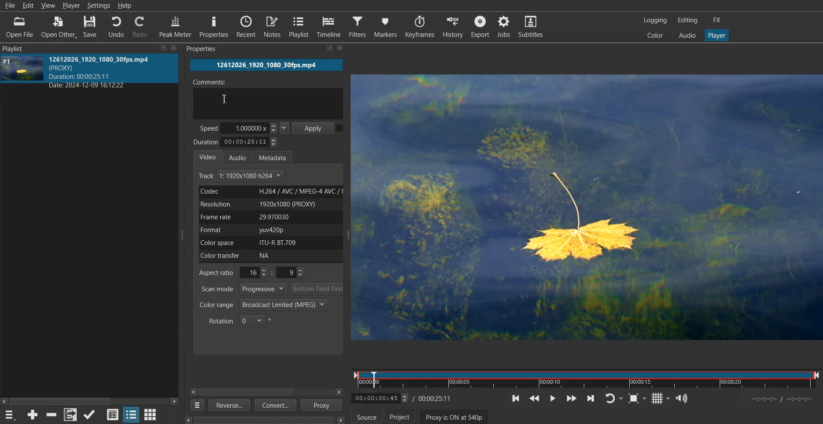 The image size is (823, 424). I want to click on Redo, so click(142, 26).